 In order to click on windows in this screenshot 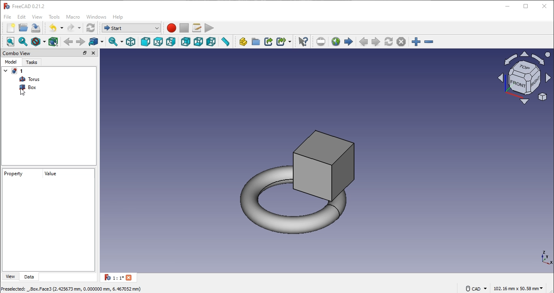, I will do `click(97, 17)`.